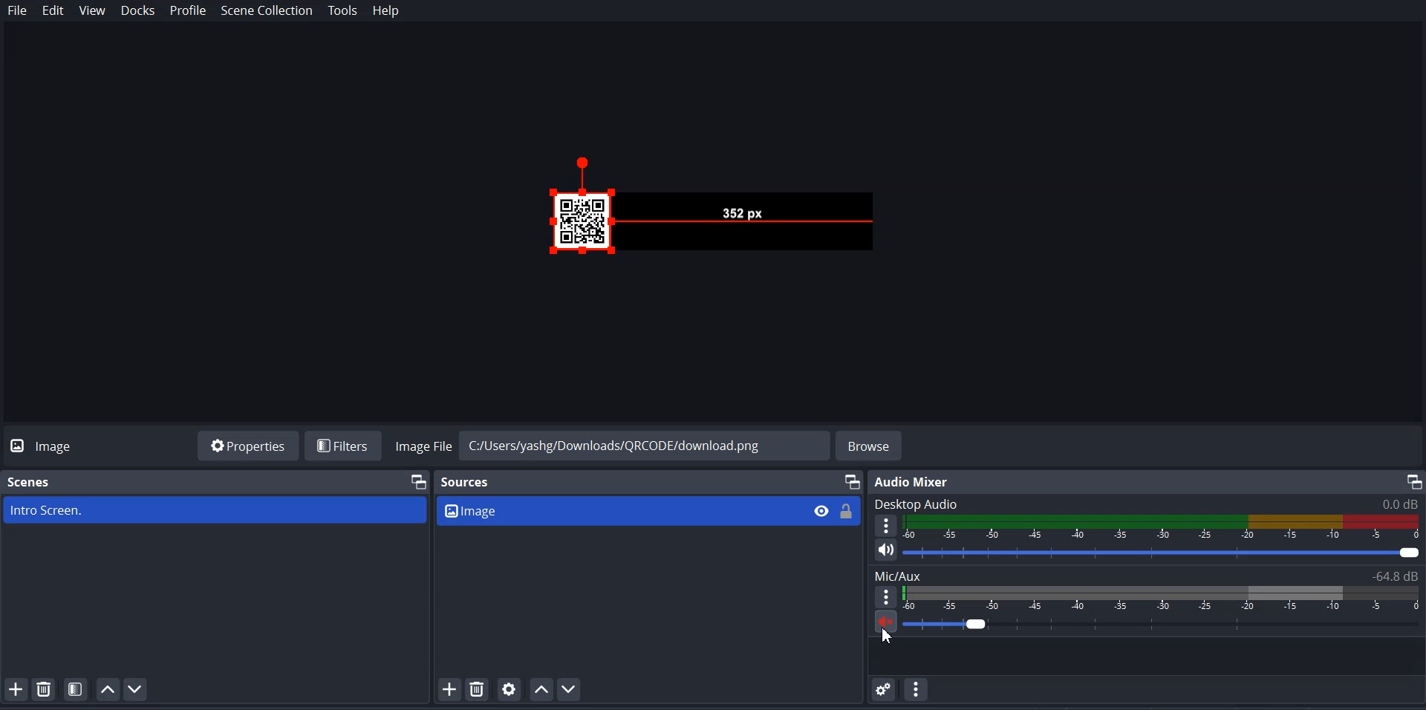  Describe the element at coordinates (266, 10) in the screenshot. I see `Scene Collection` at that location.